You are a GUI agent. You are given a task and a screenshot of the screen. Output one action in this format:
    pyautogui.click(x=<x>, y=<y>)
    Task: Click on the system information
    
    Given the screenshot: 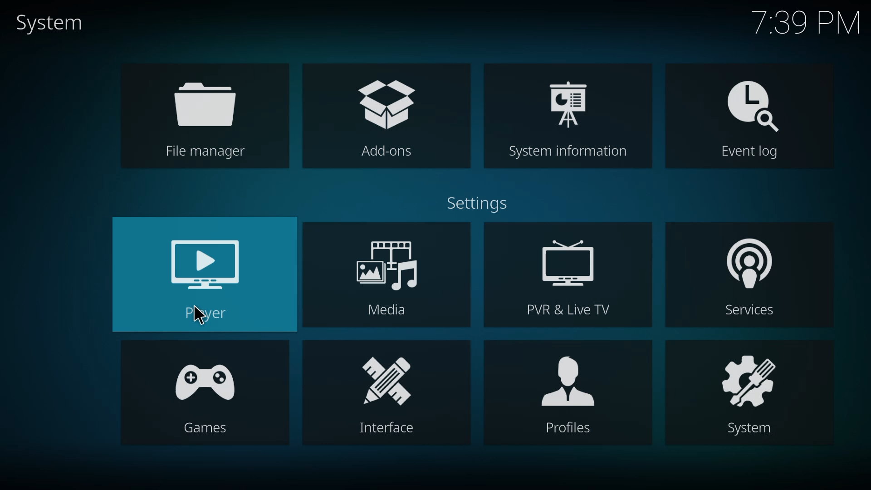 What is the action you would take?
    pyautogui.click(x=571, y=117)
    